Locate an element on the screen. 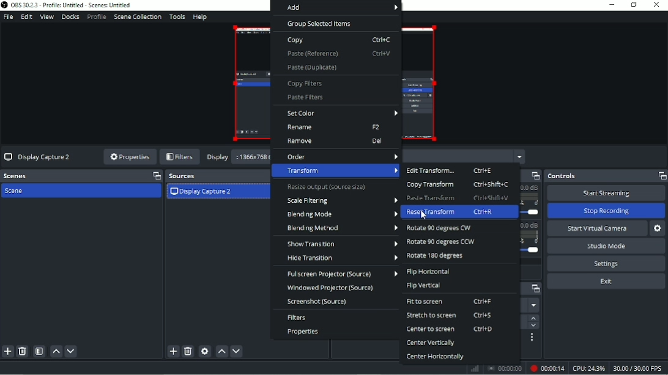  Stretch to screen is located at coordinates (451, 315).